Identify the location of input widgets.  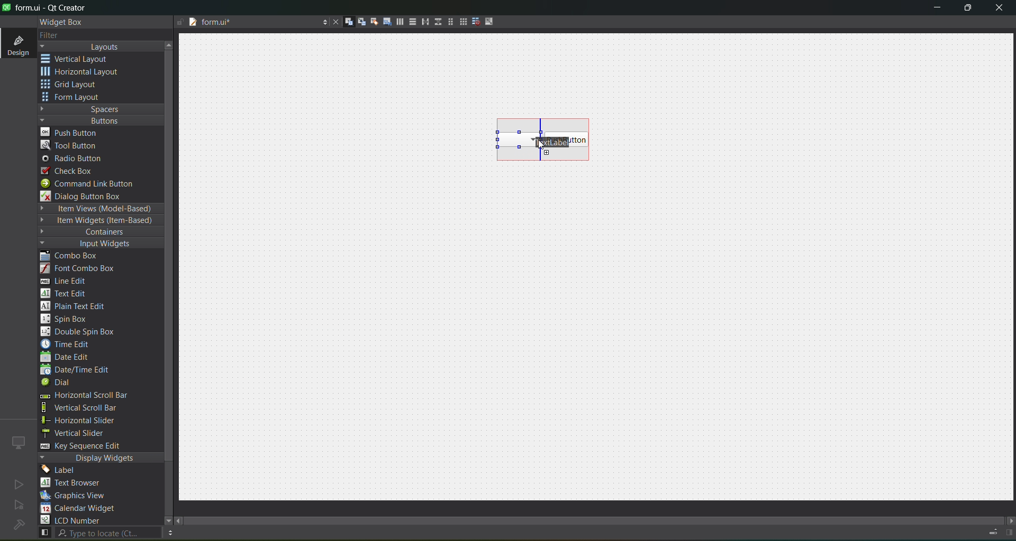
(95, 244).